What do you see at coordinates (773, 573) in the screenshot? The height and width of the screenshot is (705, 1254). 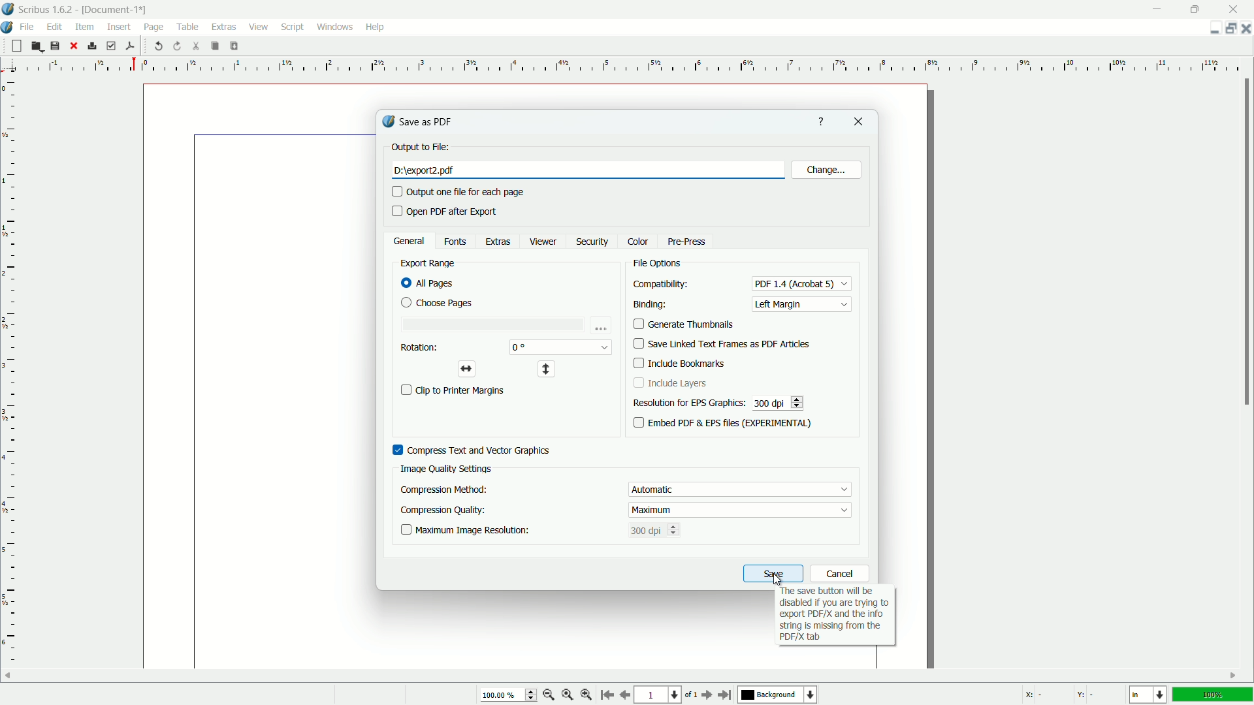 I see `save` at bounding box center [773, 573].